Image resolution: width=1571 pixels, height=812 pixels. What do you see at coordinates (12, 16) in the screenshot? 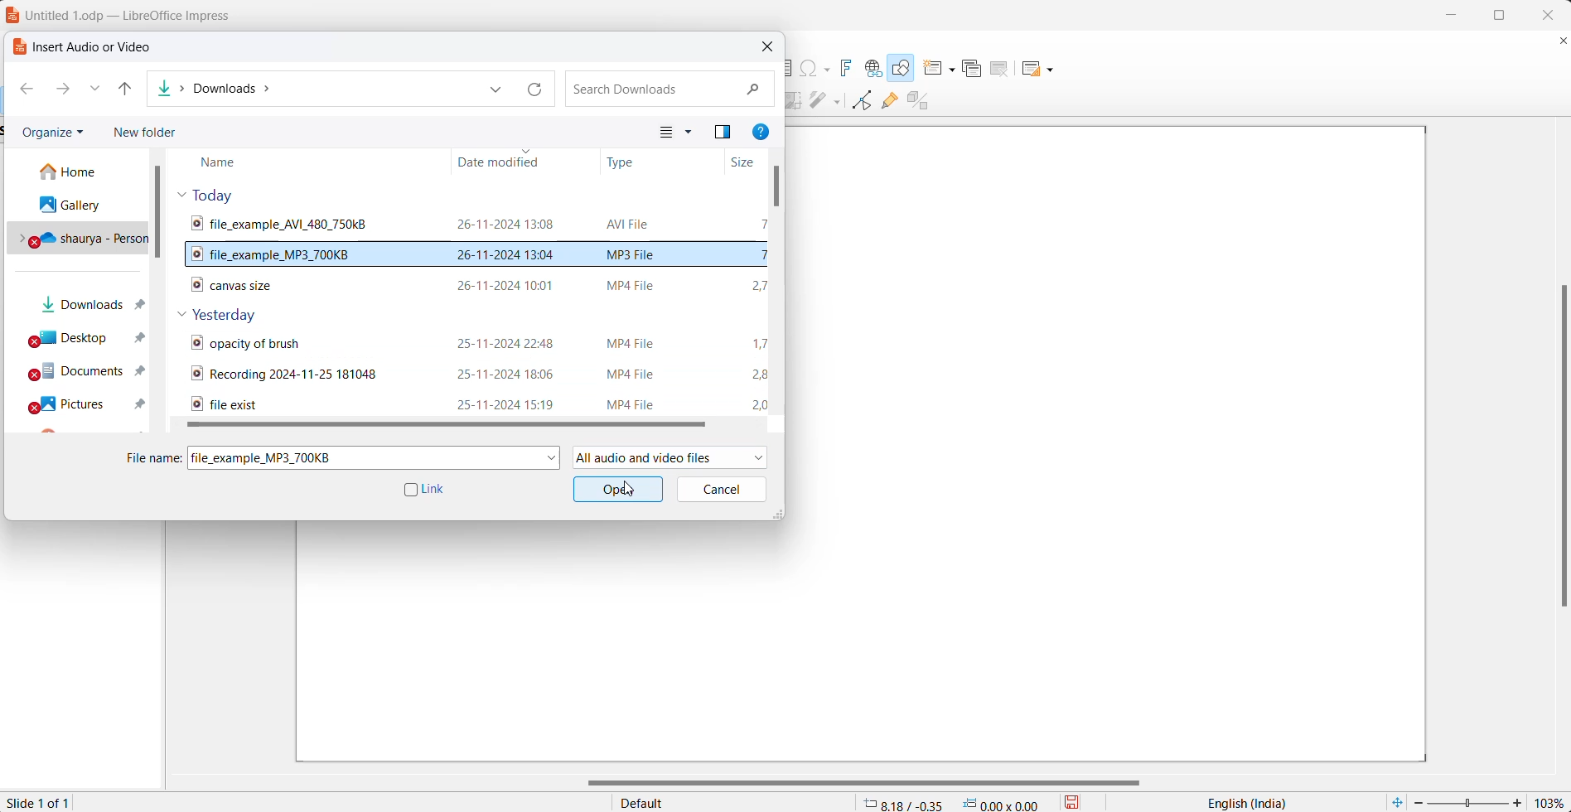
I see `logo` at bounding box center [12, 16].